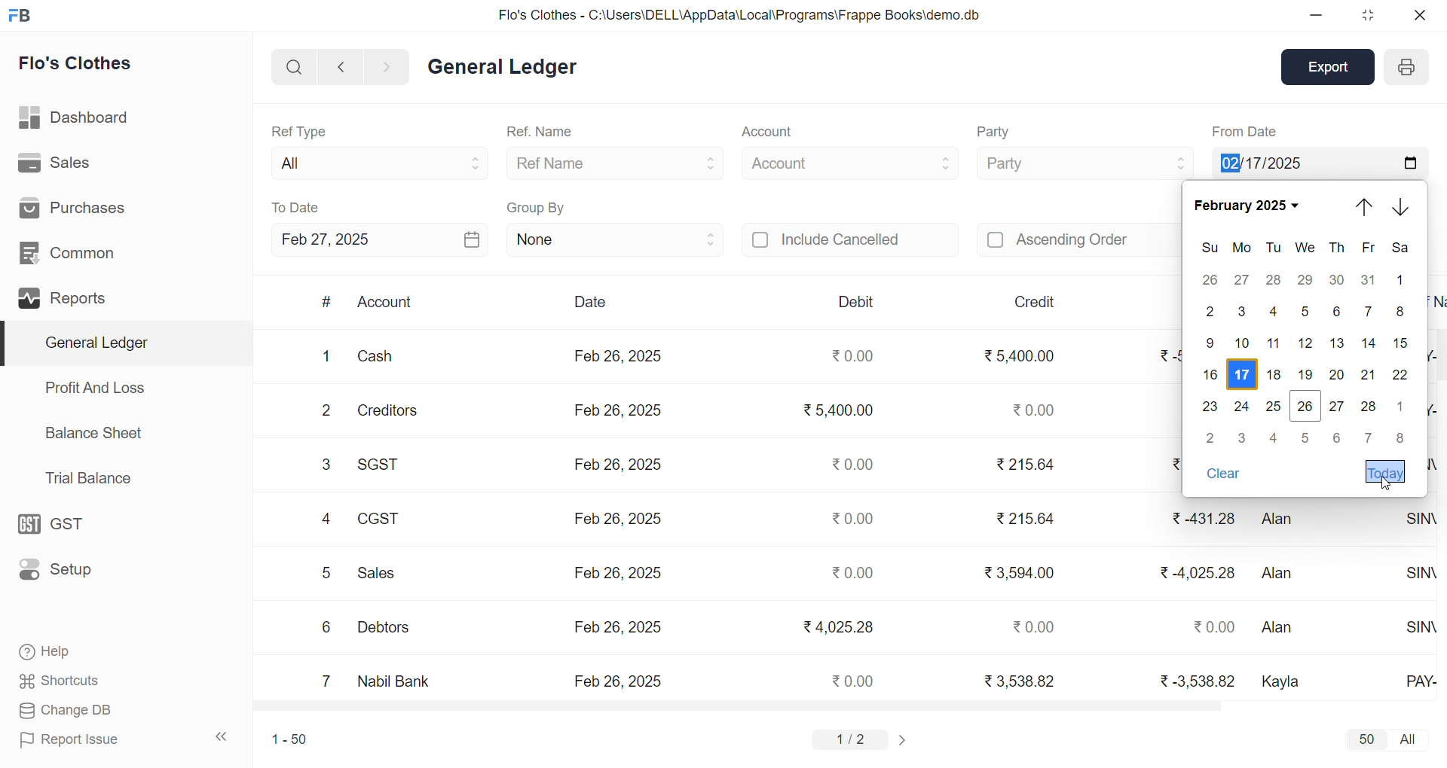  Describe the element at coordinates (59, 520) in the screenshot. I see `GST` at that location.